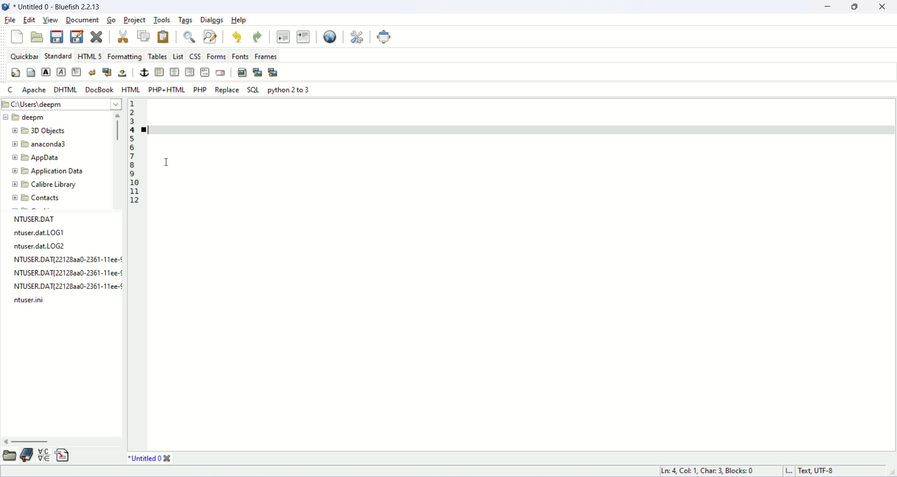 The width and height of the screenshot is (897, 477). I want to click on break and navigation, so click(107, 72).